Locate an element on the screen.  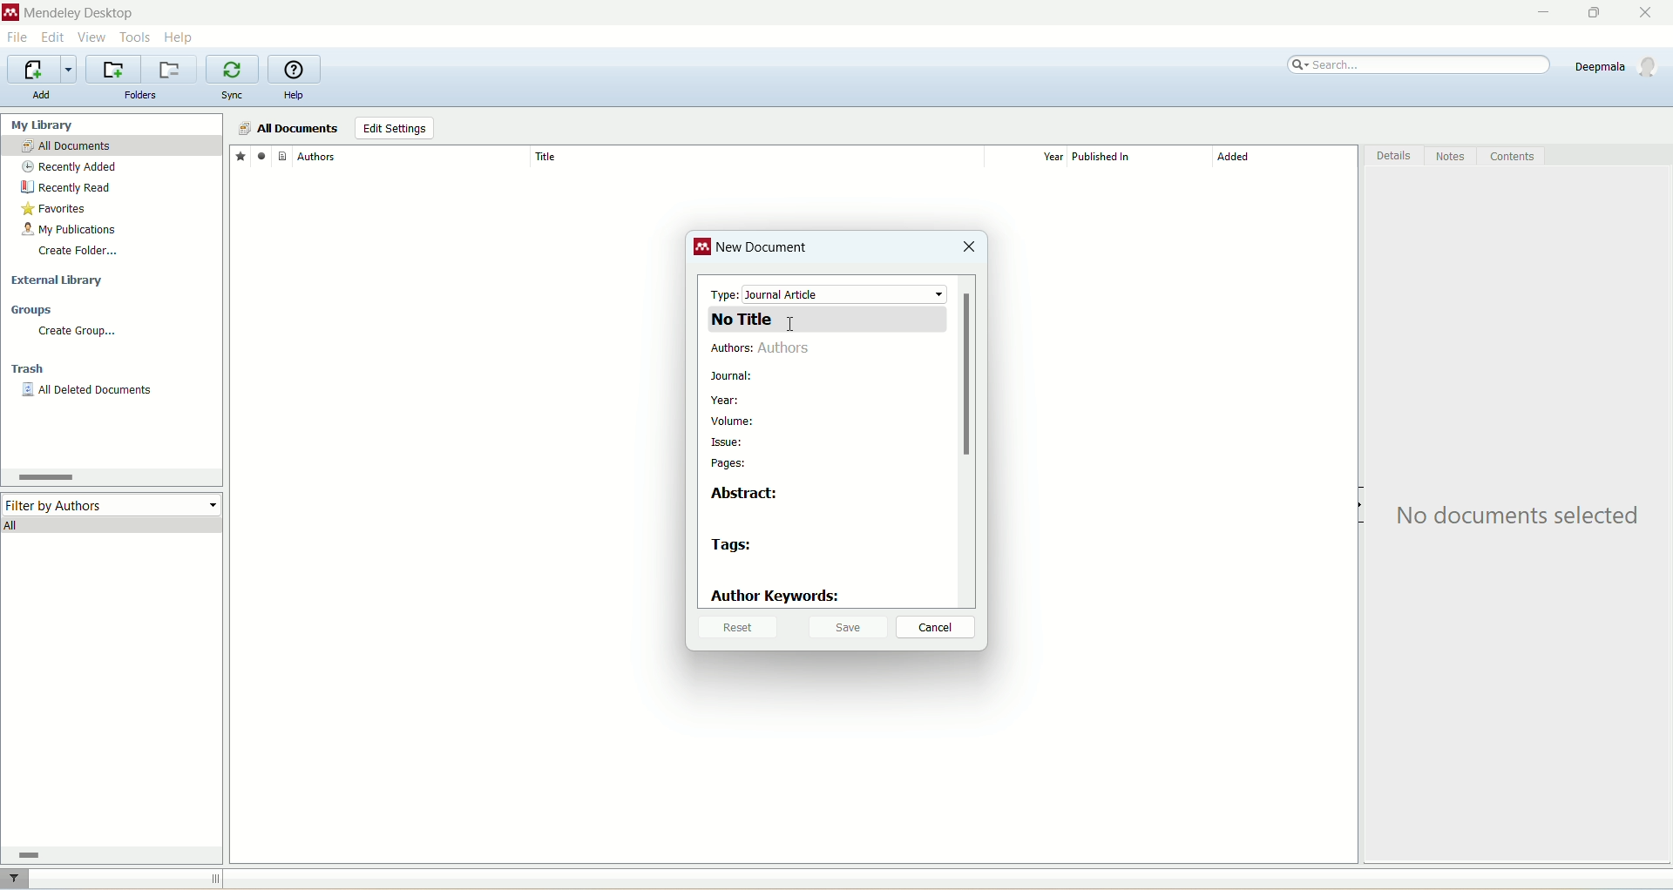
recently added is located at coordinates (70, 167).